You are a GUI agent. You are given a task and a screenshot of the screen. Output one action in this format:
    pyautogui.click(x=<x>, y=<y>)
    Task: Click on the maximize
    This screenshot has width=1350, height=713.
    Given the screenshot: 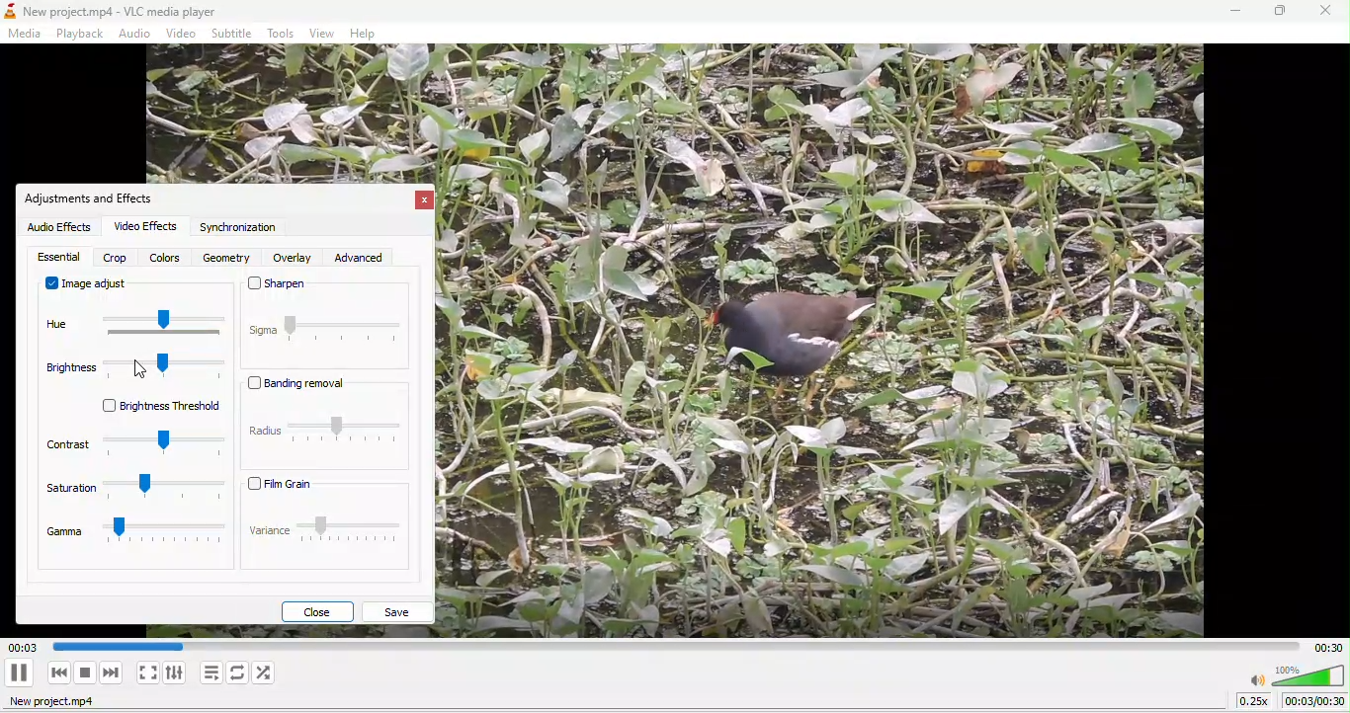 What is the action you would take?
    pyautogui.click(x=1278, y=12)
    